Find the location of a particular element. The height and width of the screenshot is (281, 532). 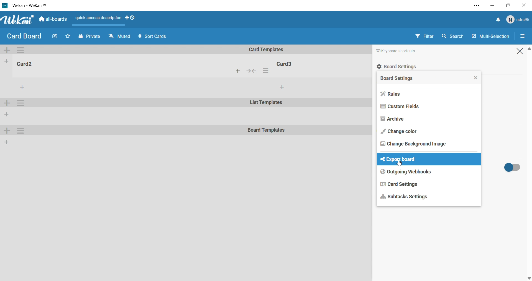

Settings and more is located at coordinates (474, 6).